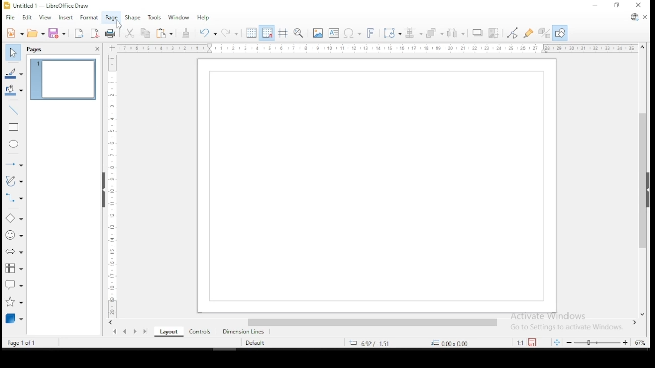 The height and width of the screenshot is (368, 655). Describe the element at coordinates (246, 332) in the screenshot. I see `dimension lines` at that location.